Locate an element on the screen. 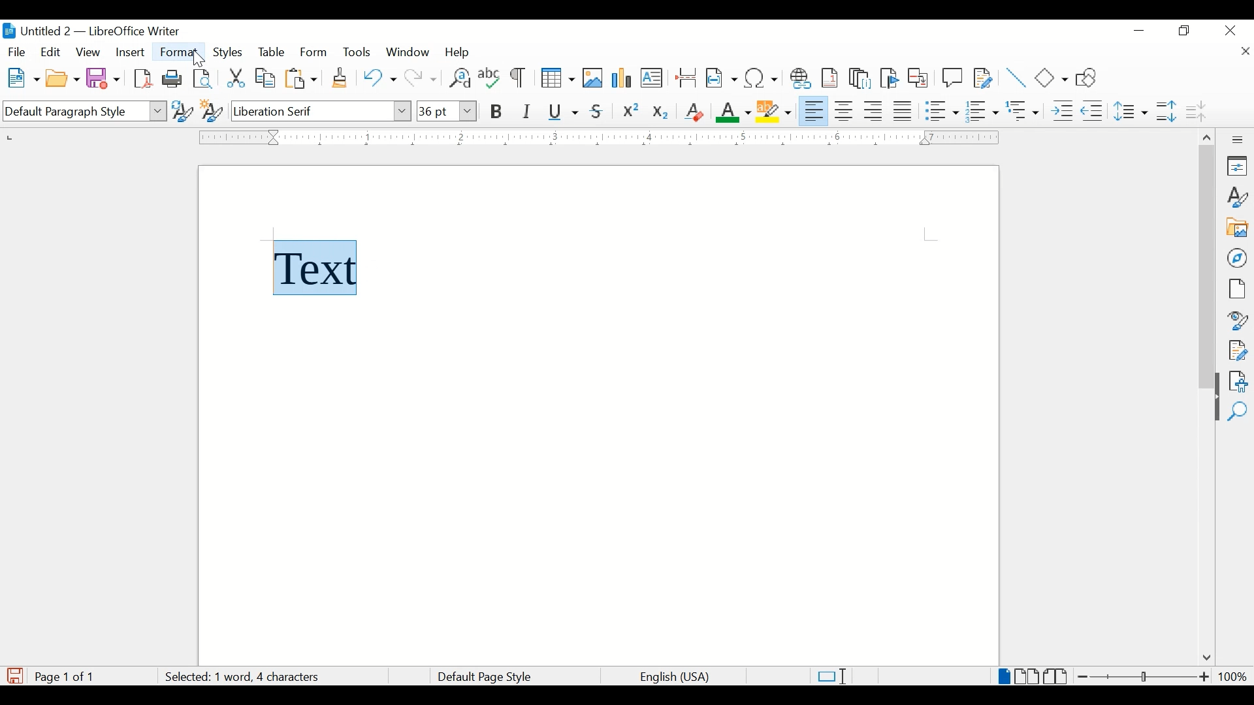 The width and height of the screenshot is (1254, 705). set line spacing is located at coordinates (1132, 111).